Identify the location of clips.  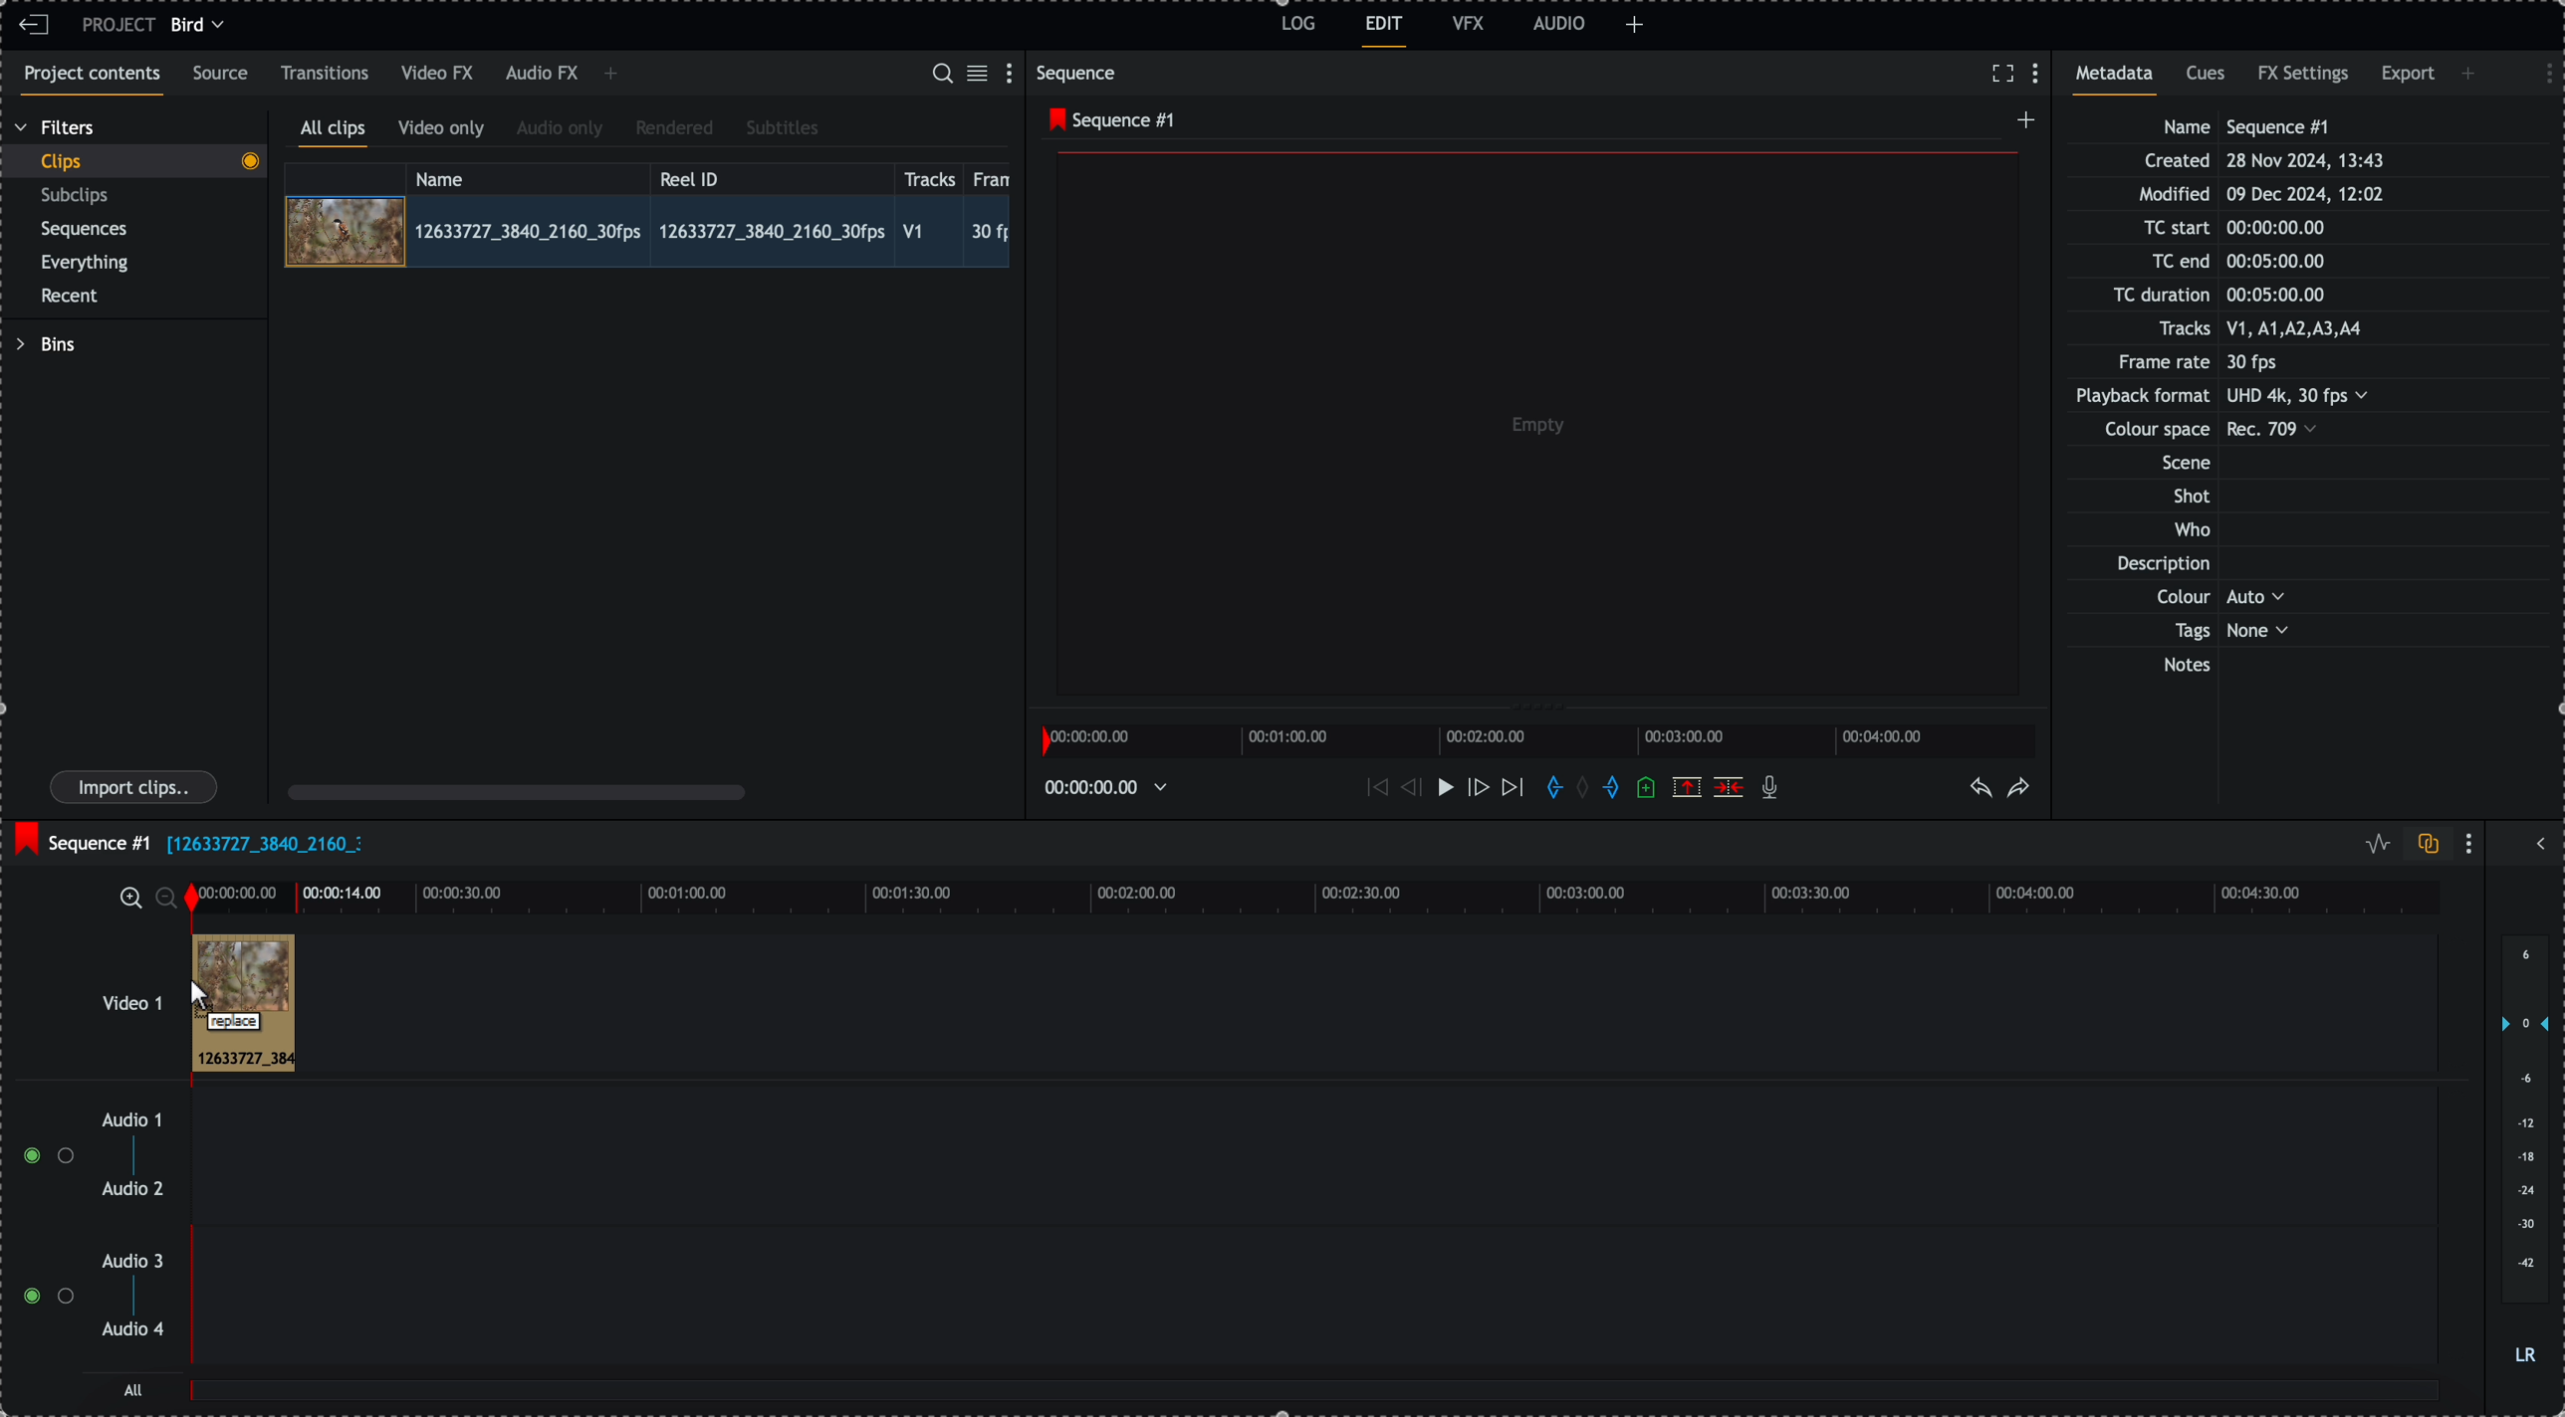
(133, 162).